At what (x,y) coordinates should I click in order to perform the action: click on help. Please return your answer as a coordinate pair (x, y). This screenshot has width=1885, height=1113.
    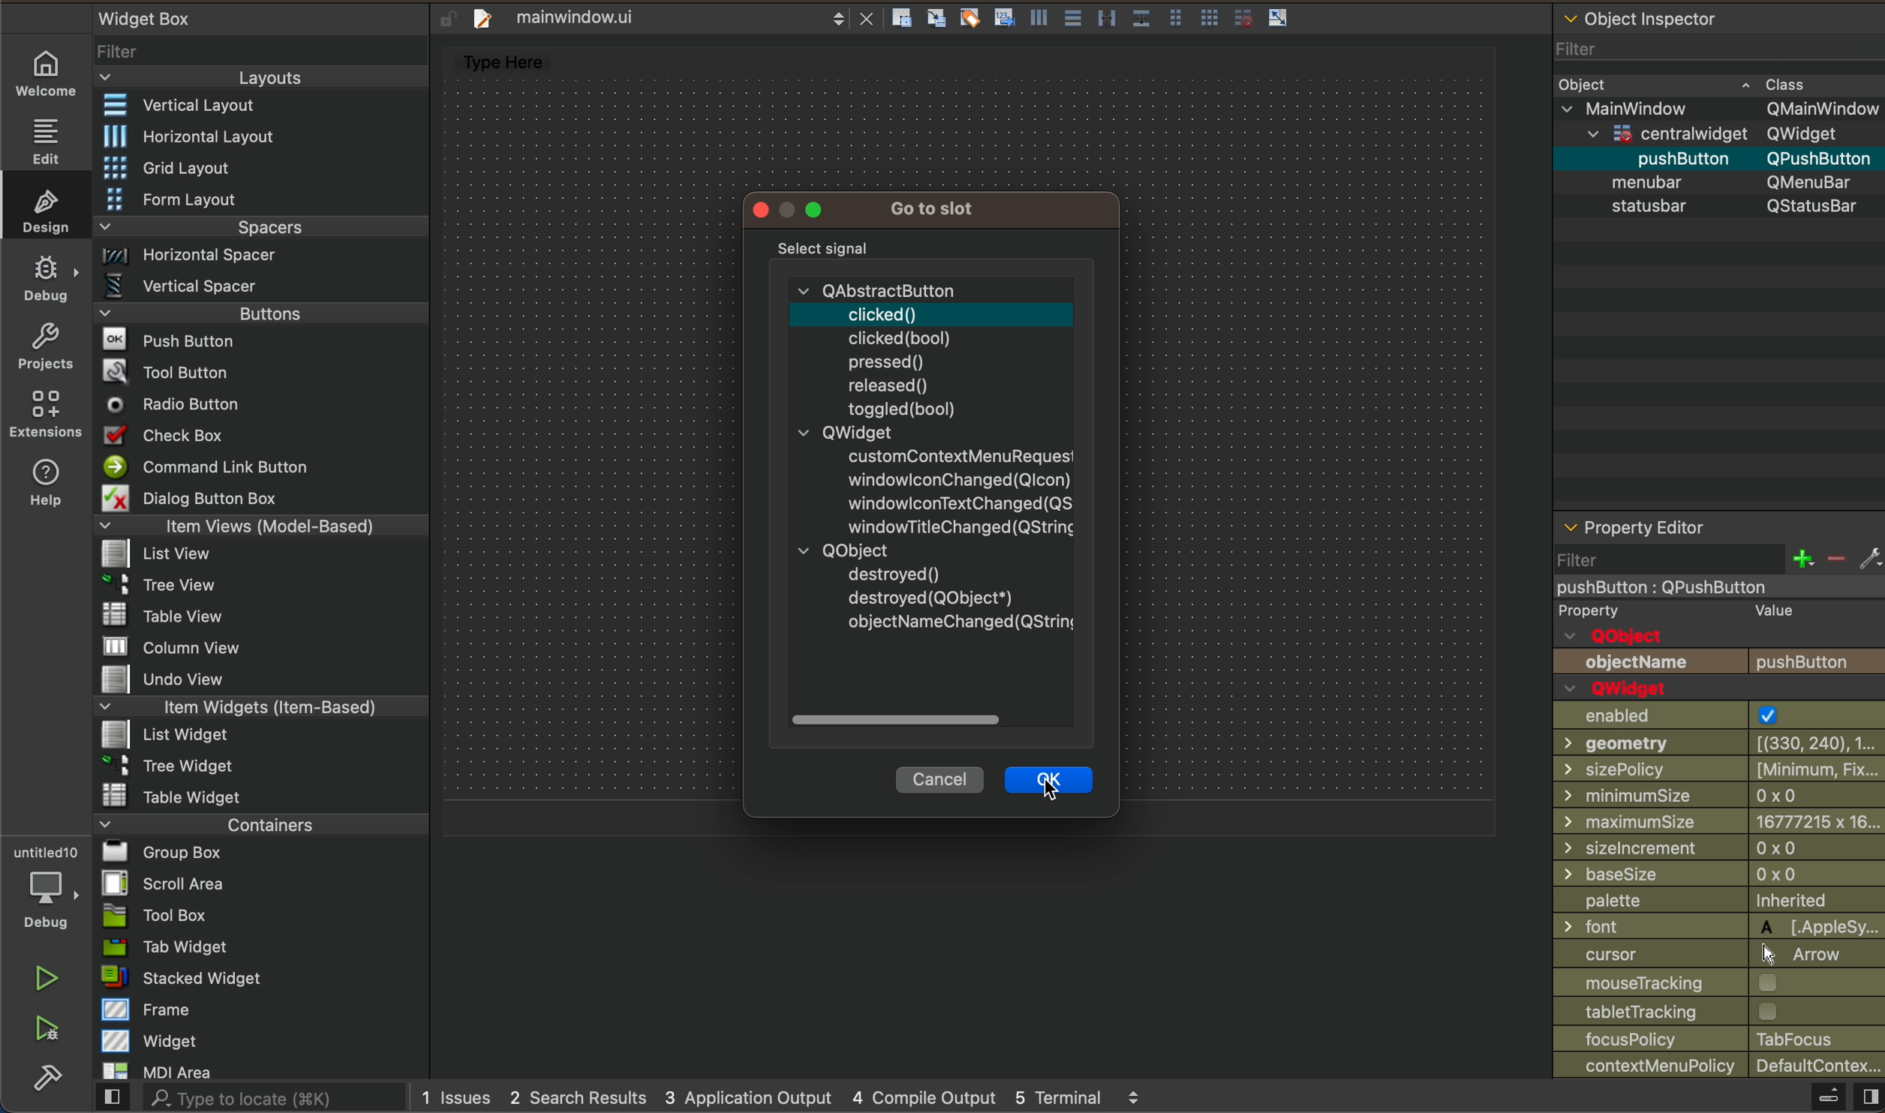
    Looking at the image, I should click on (44, 487).